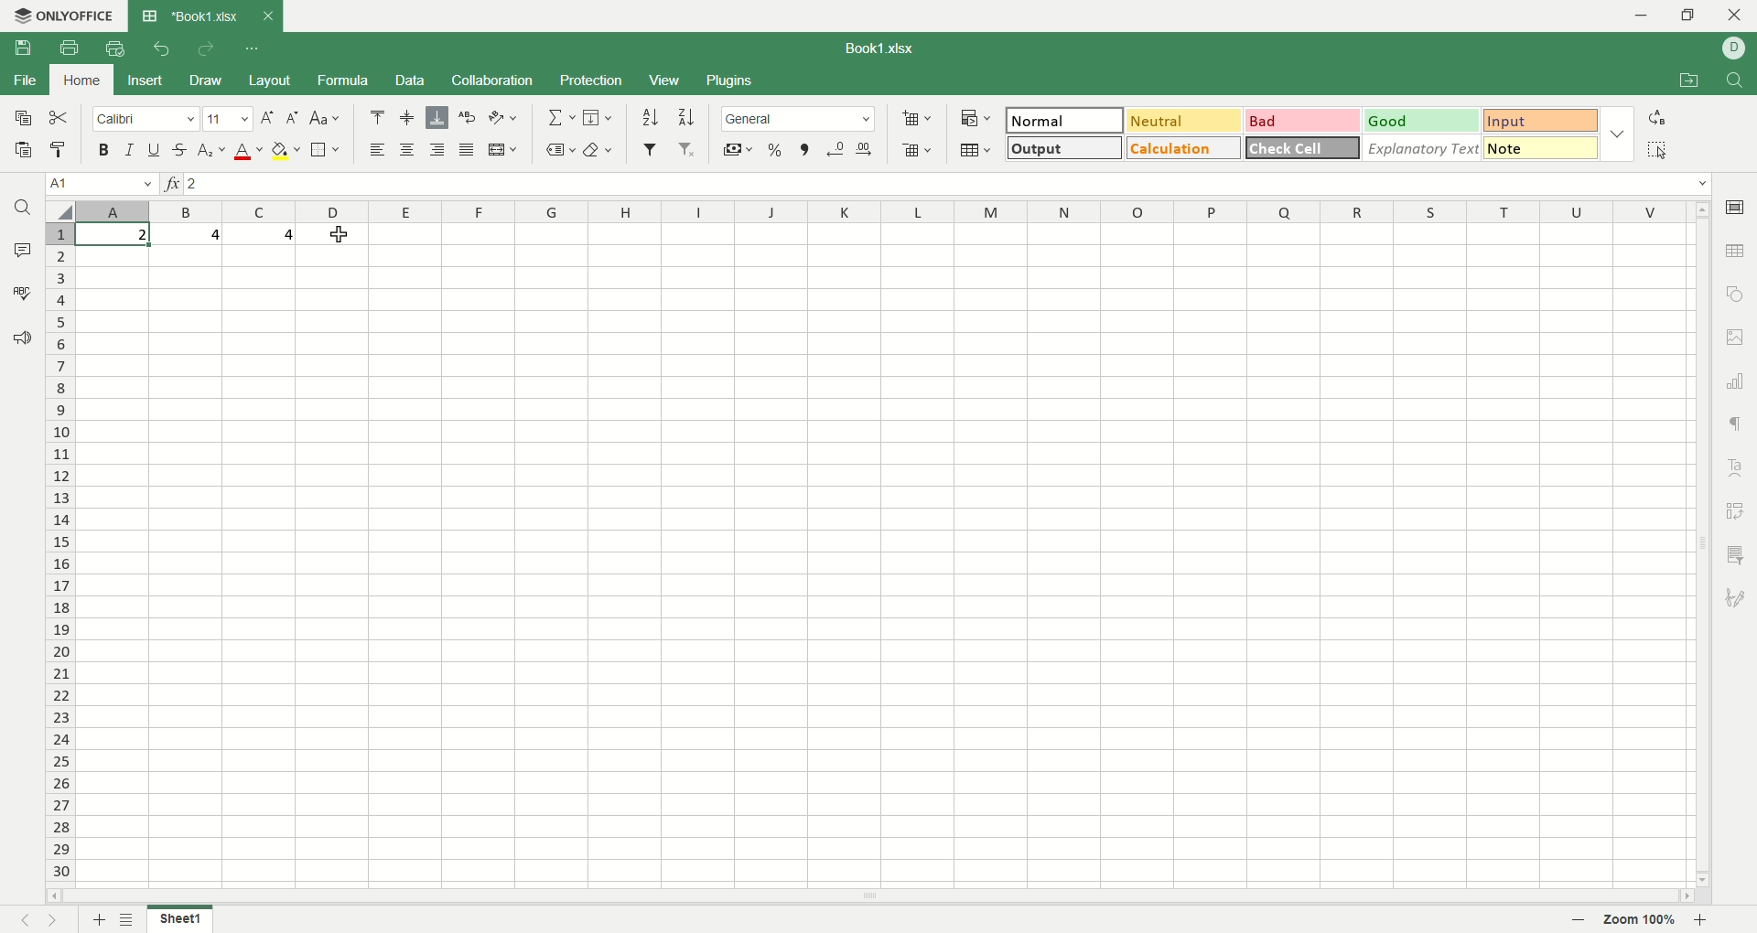  I want to click on zoom factor, so click(1643, 920).